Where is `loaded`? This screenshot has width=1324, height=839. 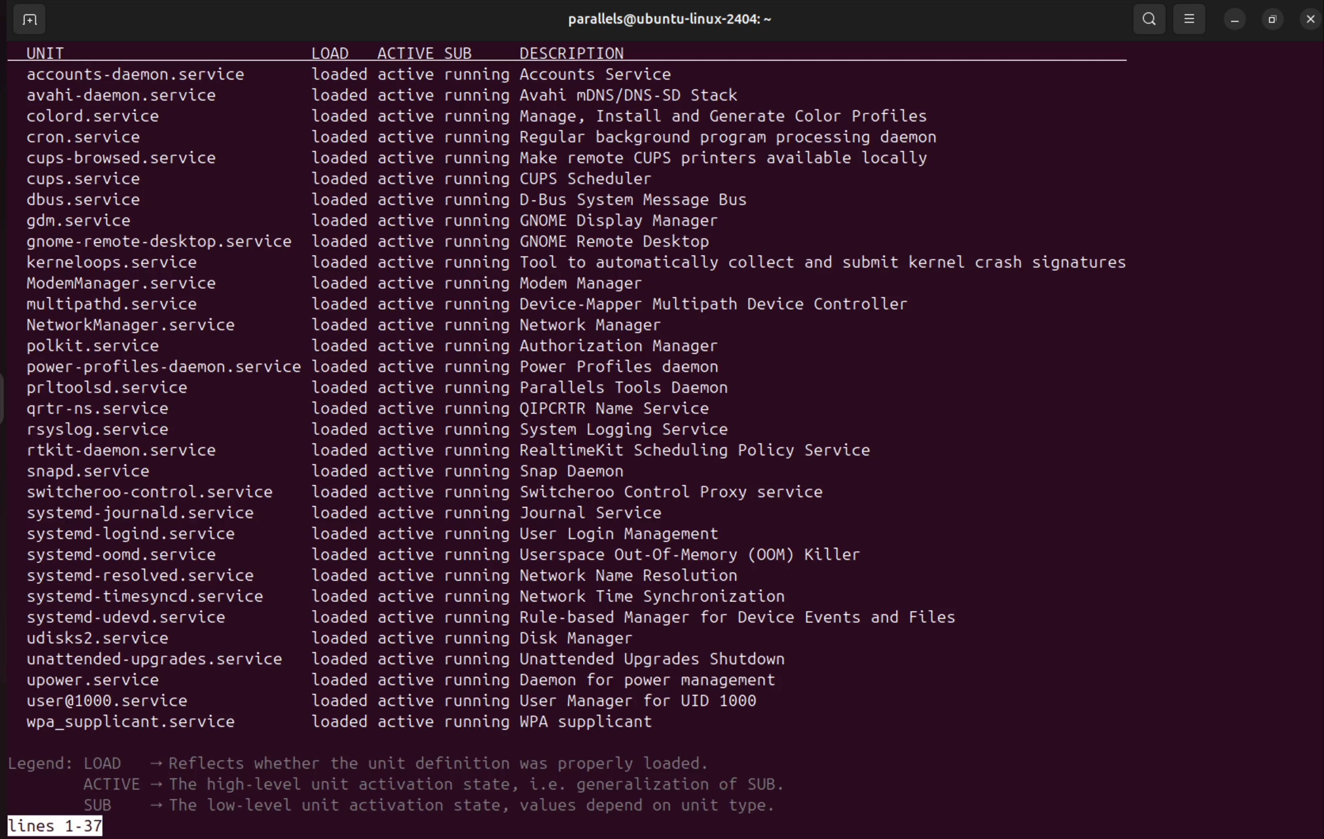 loaded is located at coordinates (341, 535).